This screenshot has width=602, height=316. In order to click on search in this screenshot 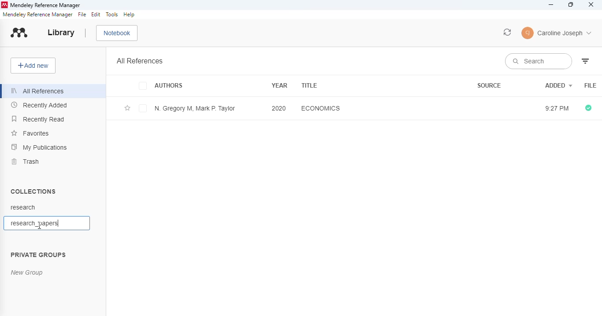, I will do `click(538, 61)`.